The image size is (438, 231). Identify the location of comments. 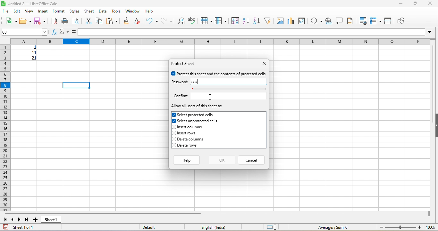
(340, 20).